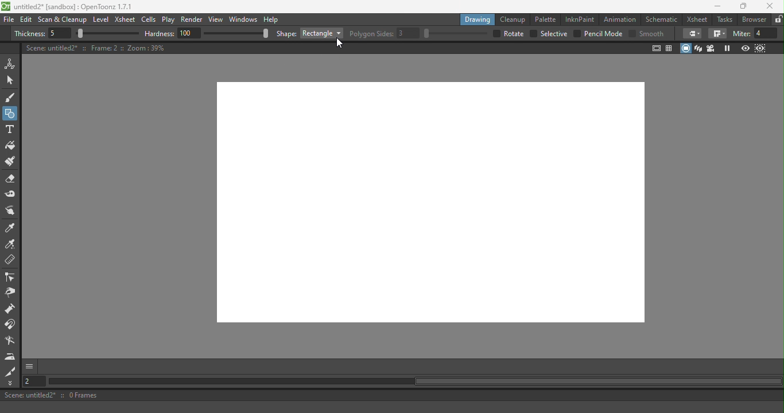 The image size is (784, 413). What do you see at coordinates (13, 146) in the screenshot?
I see `Fill tool` at bounding box center [13, 146].